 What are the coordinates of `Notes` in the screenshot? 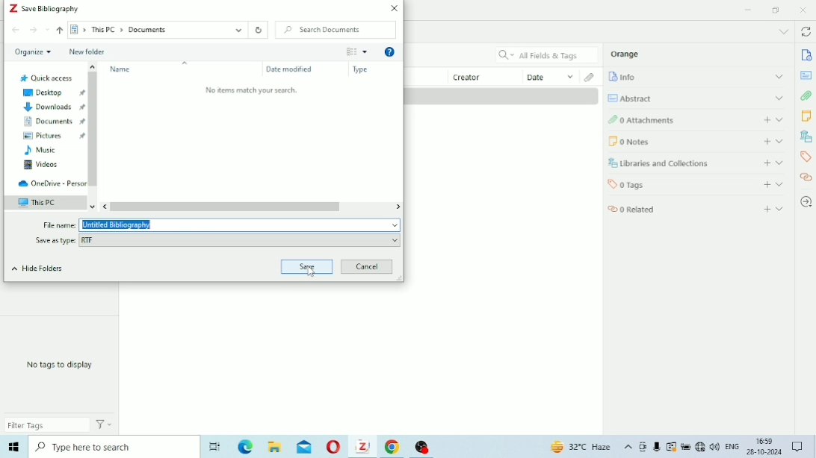 It's located at (806, 116).